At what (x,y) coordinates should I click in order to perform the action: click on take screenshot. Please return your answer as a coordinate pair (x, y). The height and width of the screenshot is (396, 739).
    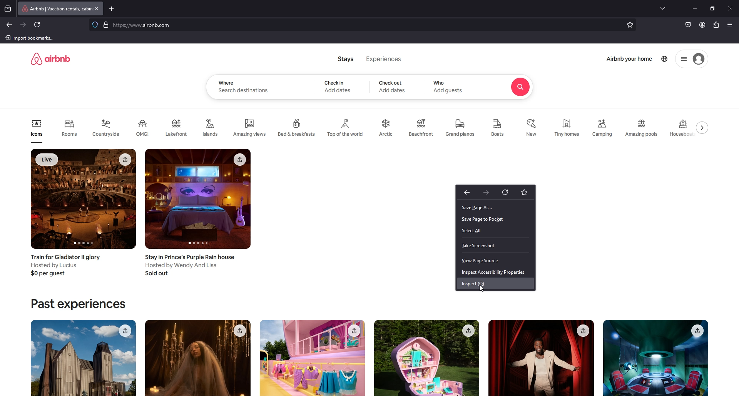
    Looking at the image, I should click on (495, 246).